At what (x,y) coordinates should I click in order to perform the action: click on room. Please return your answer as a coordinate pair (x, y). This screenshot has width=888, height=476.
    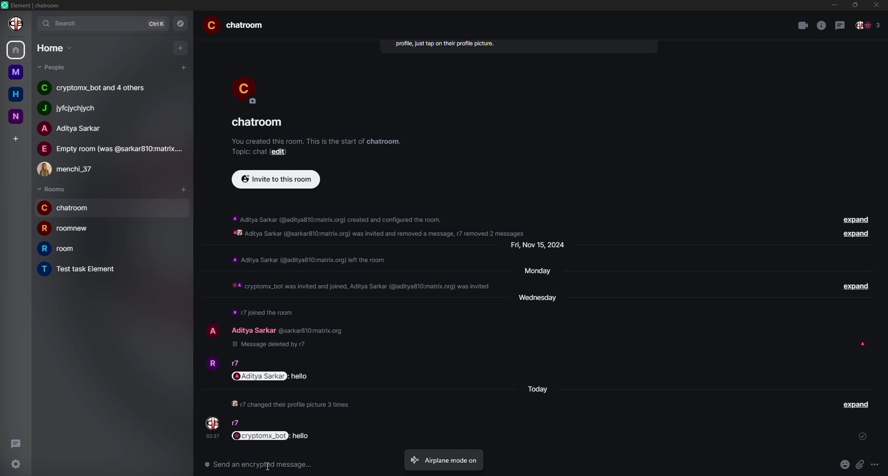
    Looking at the image, I should click on (237, 25).